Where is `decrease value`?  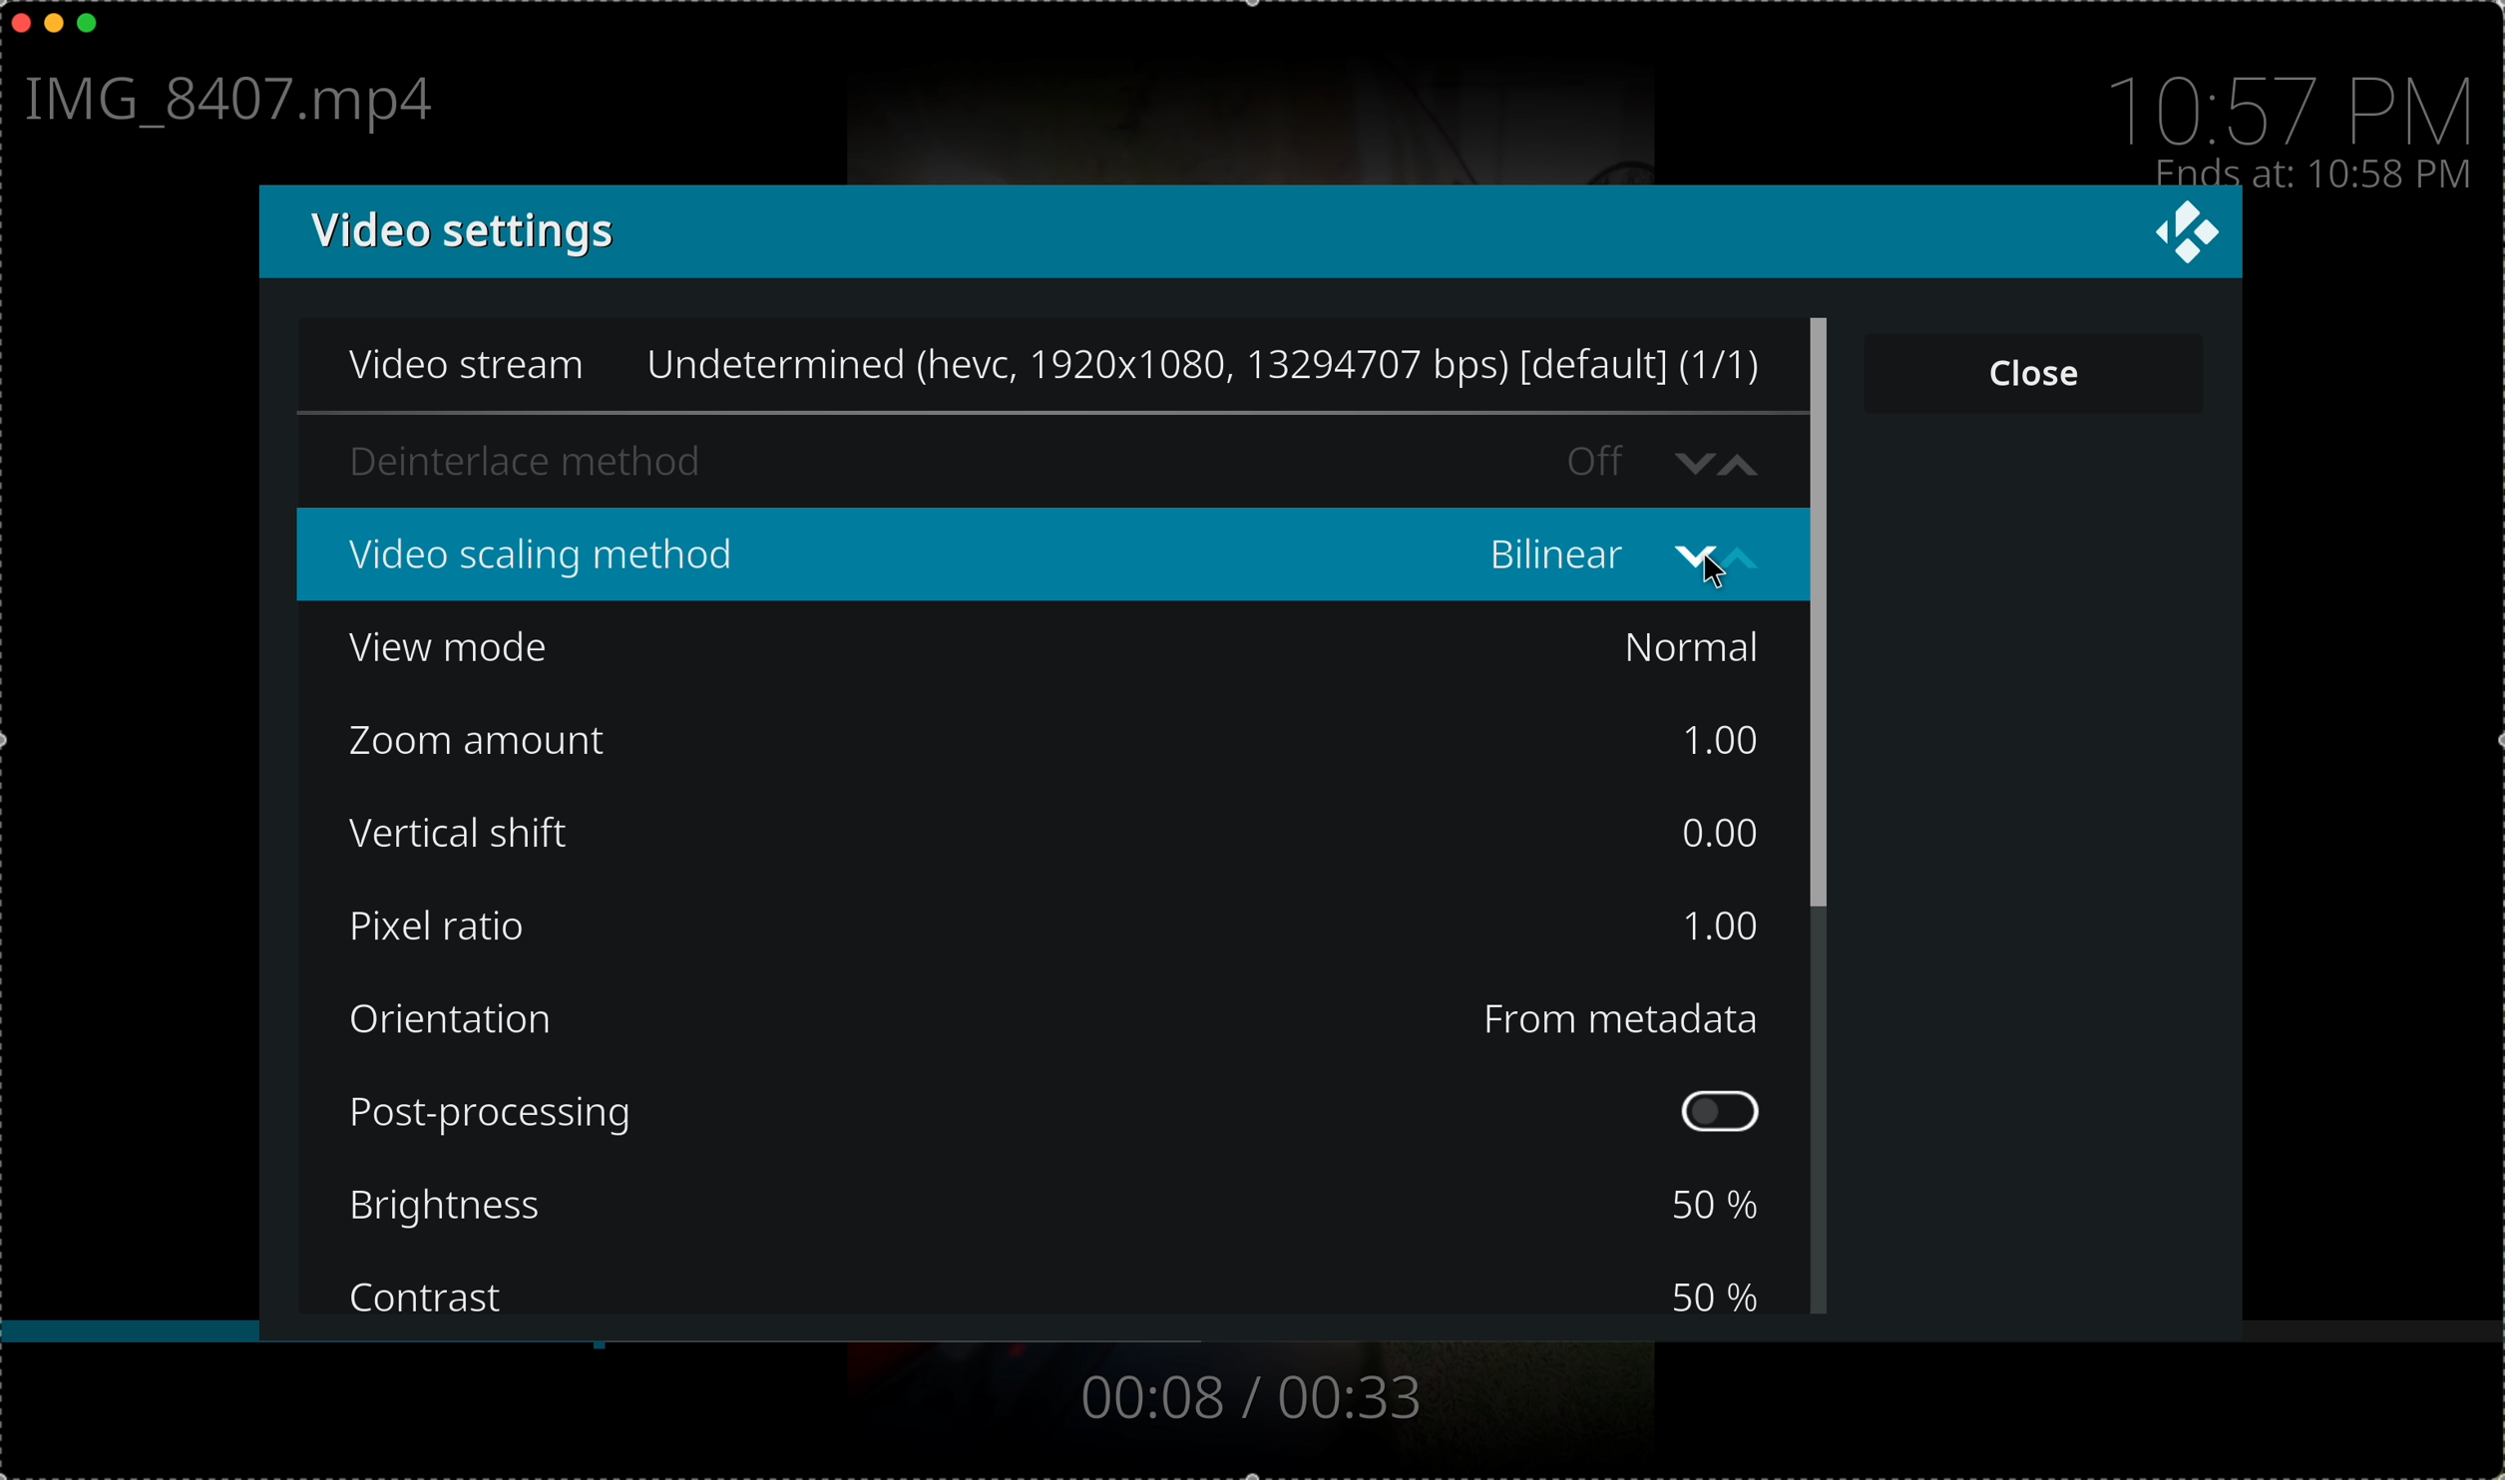 decrease value is located at coordinates (1689, 459).